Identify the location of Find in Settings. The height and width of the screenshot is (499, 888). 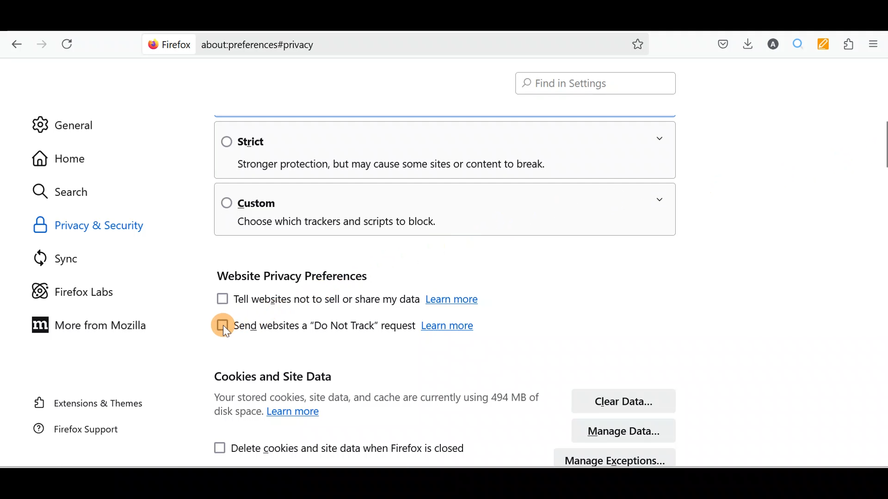
(597, 82).